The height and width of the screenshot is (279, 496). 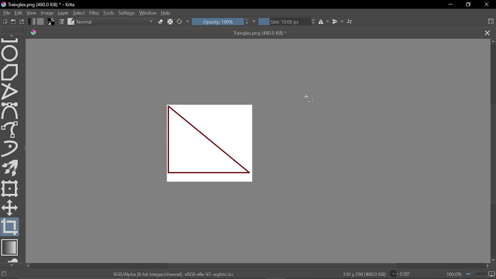 What do you see at coordinates (109, 13) in the screenshot?
I see `Tools` at bounding box center [109, 13].